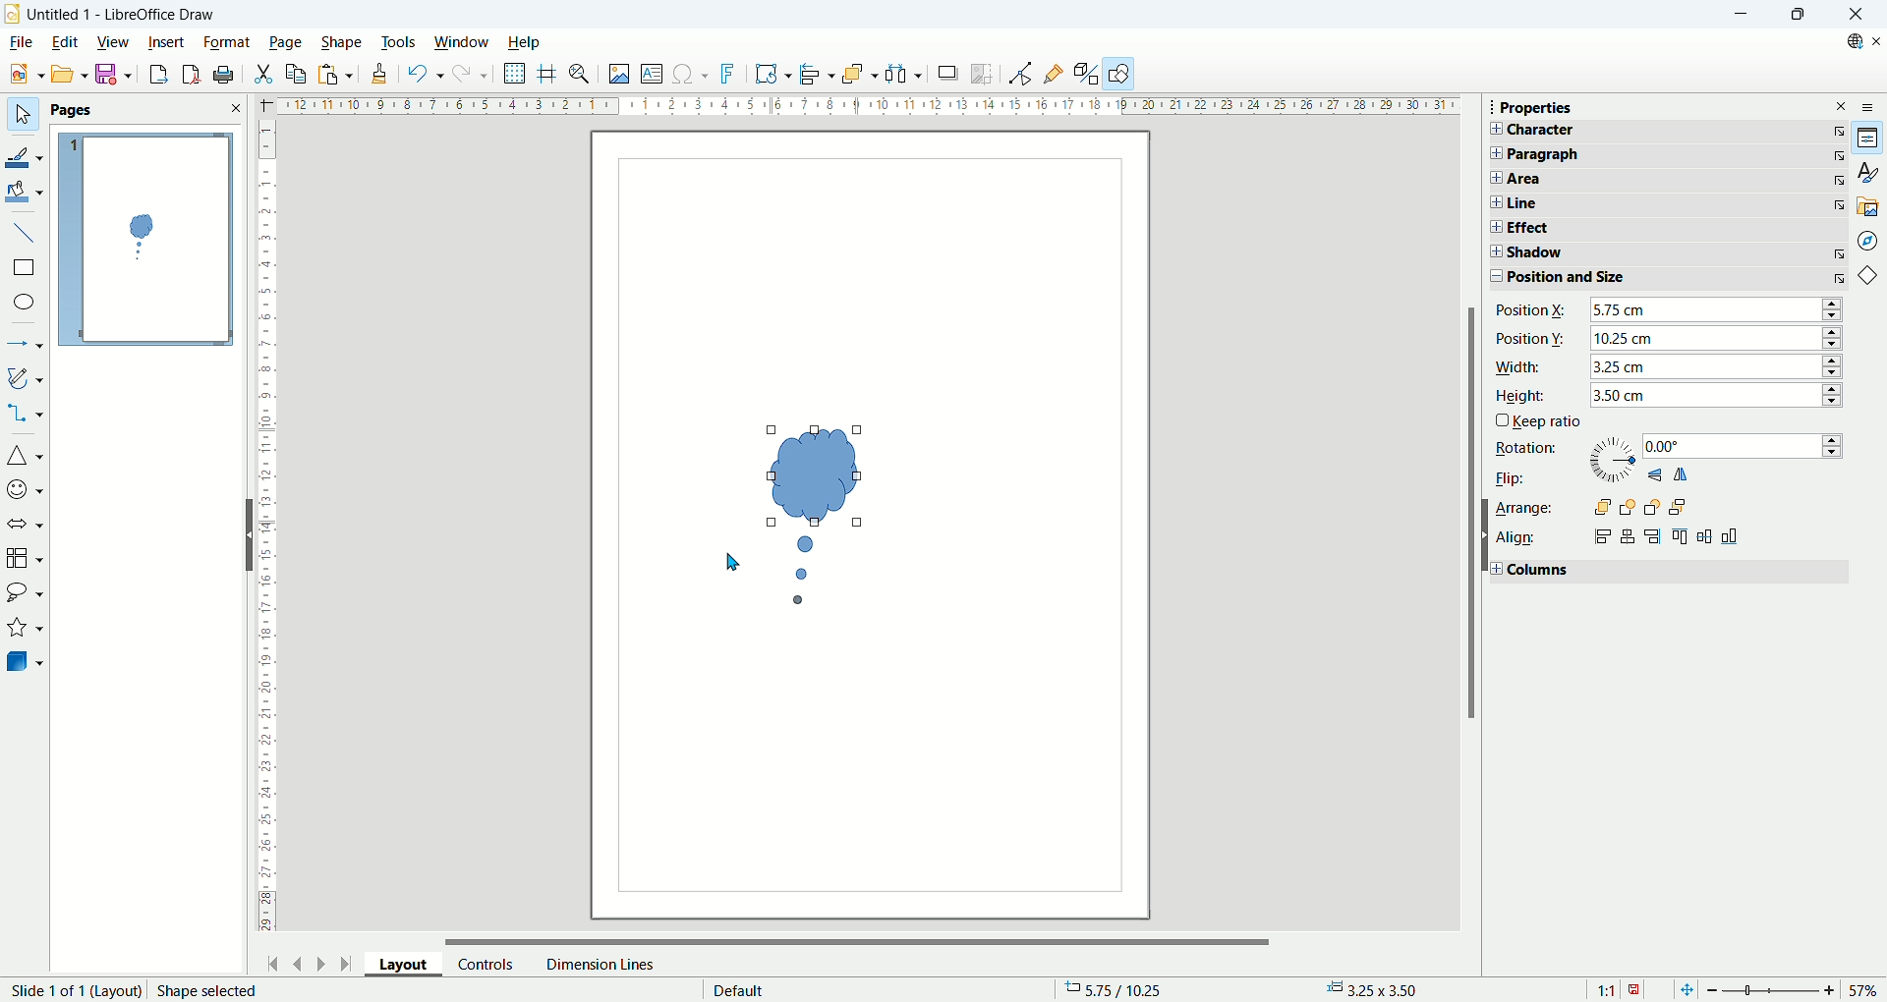 This screenshot has height=1002, width=1887. I want to click on basic shapes, so click(1871, 278).